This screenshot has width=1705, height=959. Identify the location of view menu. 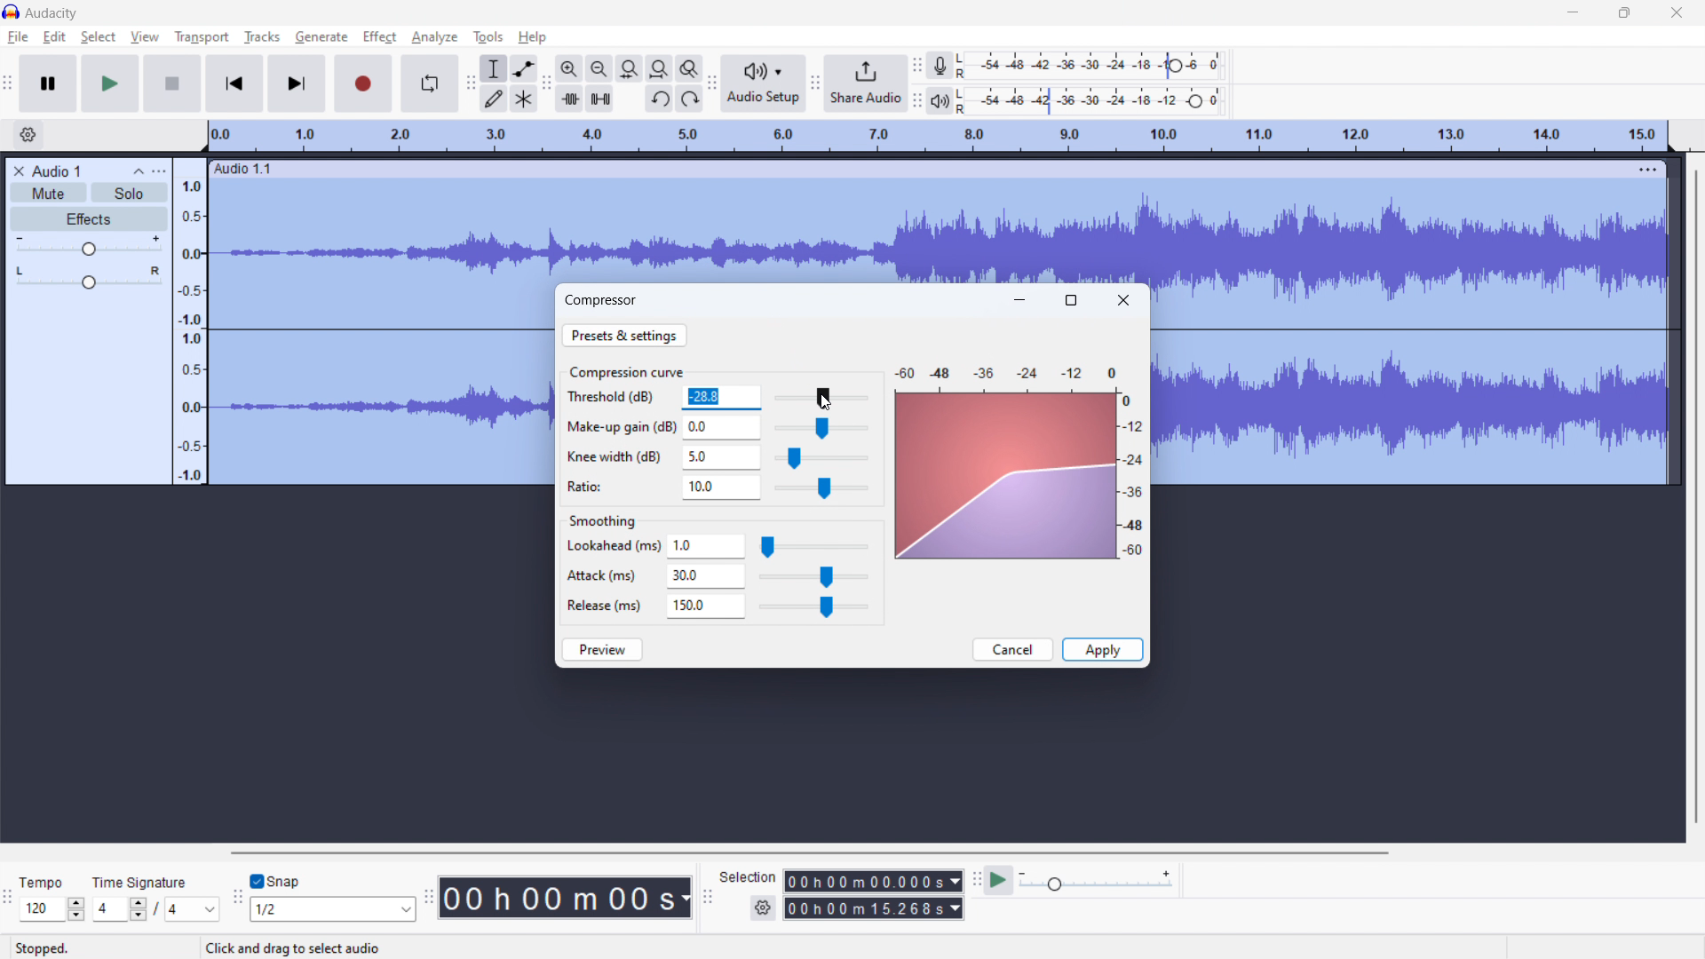
(158, 170).